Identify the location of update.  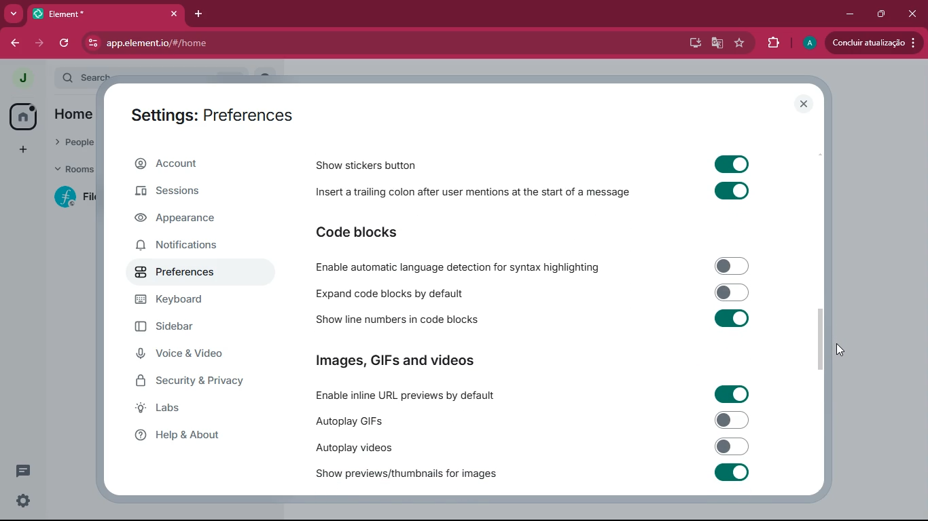
(872, 42).